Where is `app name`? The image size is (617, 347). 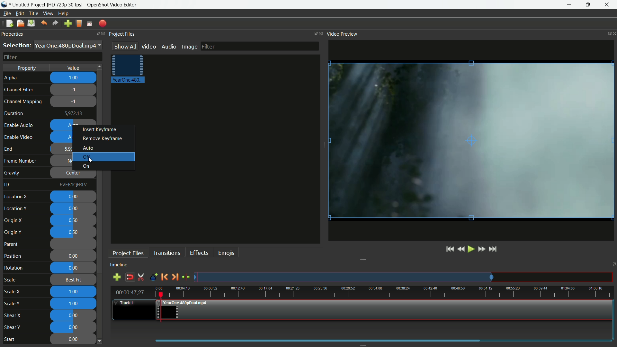 app name is located at coordinates (112, 4).